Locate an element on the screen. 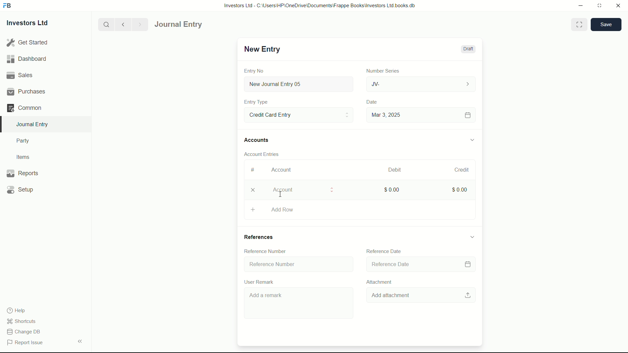 The height and width of the screenshot is (353, 628). User Remark is located at coordinates (260, 281).